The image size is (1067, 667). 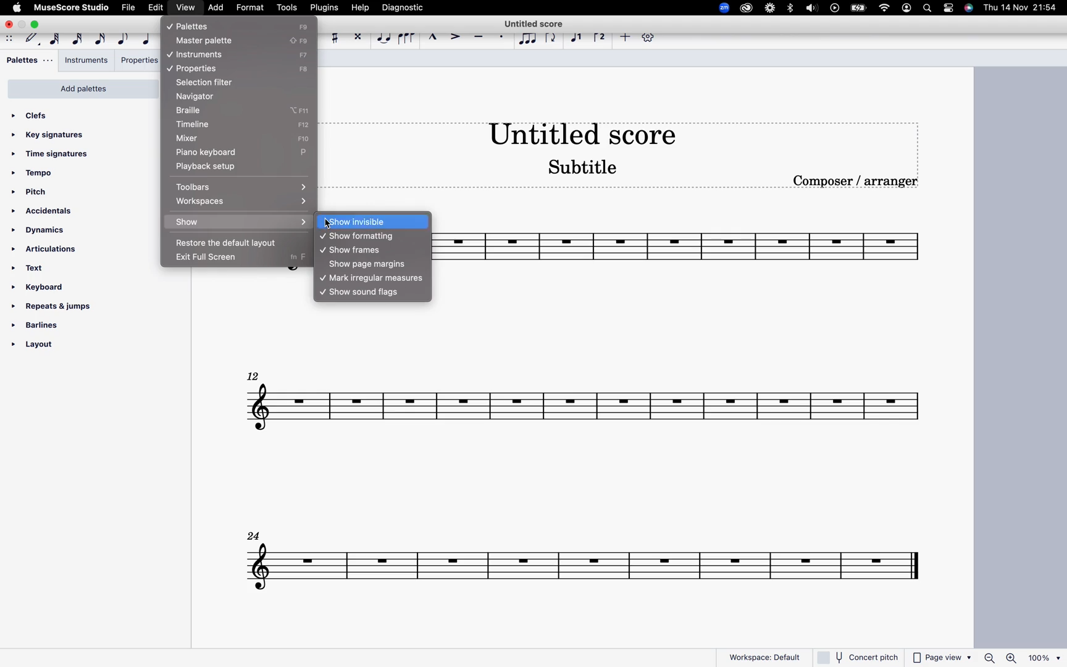 What do you see at coordinates (56, 304) in the screenshot?
I see `repeats & jumps` at bounding box center [56, 304].